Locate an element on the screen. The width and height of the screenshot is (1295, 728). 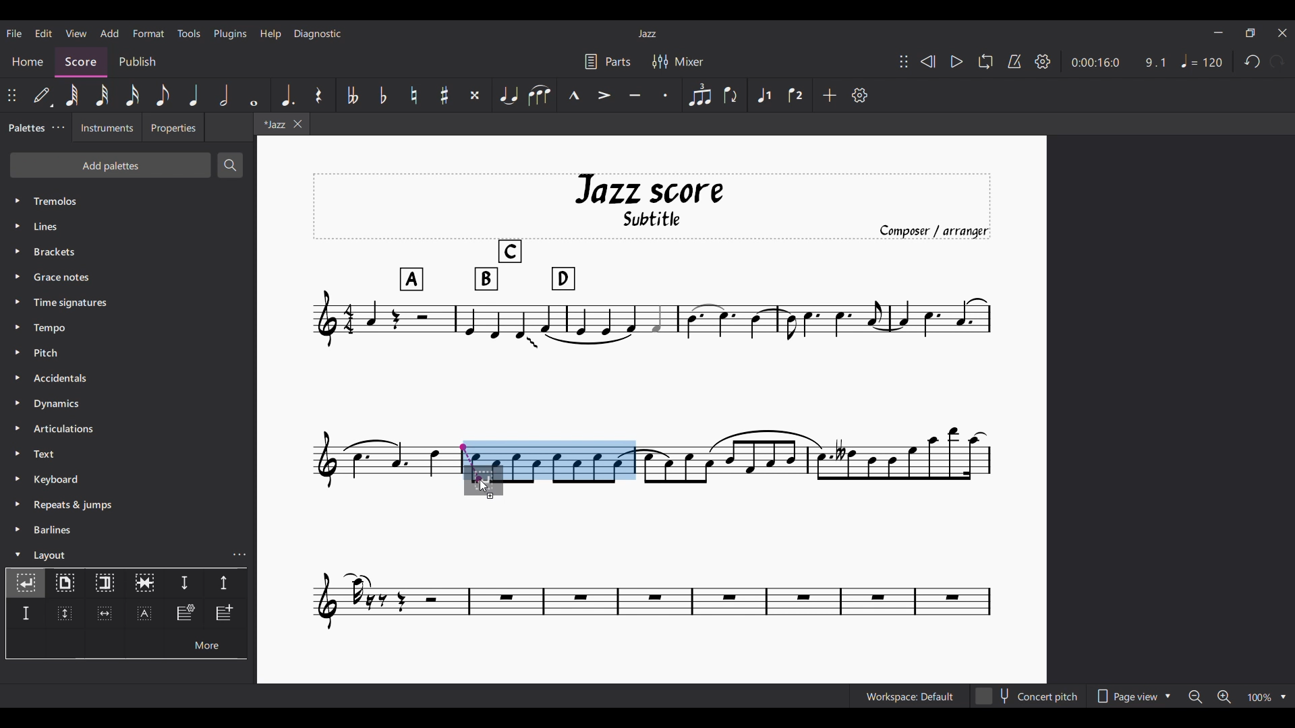
Flip direction is located at coordinates (730, 95).